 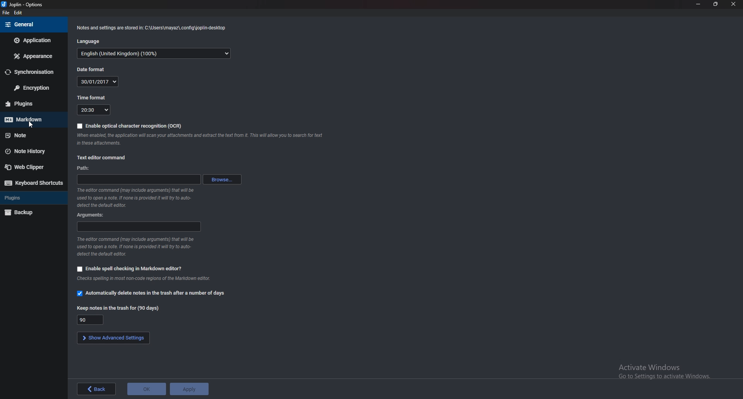 I want to click on Plugins, so click(x=31, y=198).